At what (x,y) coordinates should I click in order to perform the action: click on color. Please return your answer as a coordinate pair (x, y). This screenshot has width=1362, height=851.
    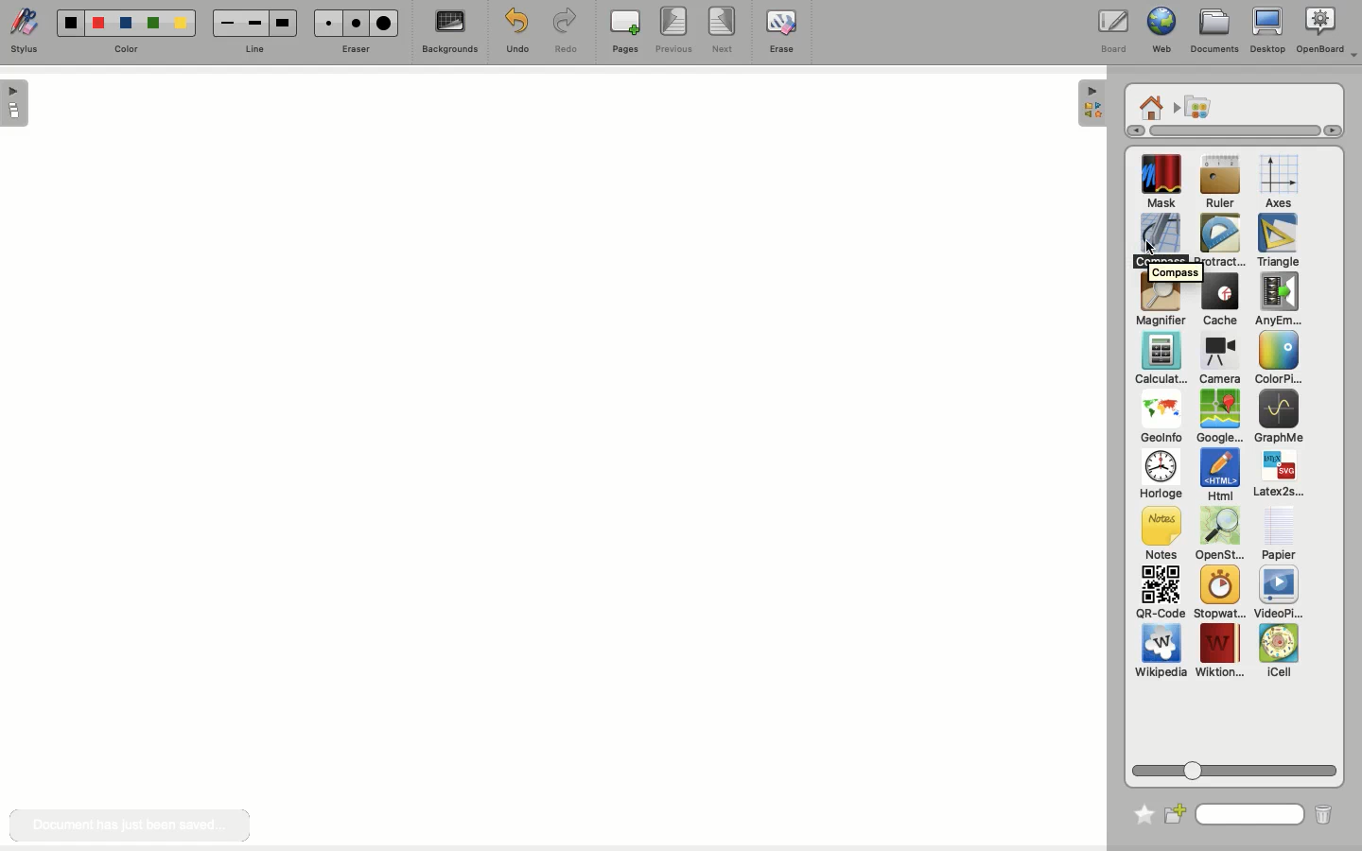
    Looking at the image, I should click on (126, 48).